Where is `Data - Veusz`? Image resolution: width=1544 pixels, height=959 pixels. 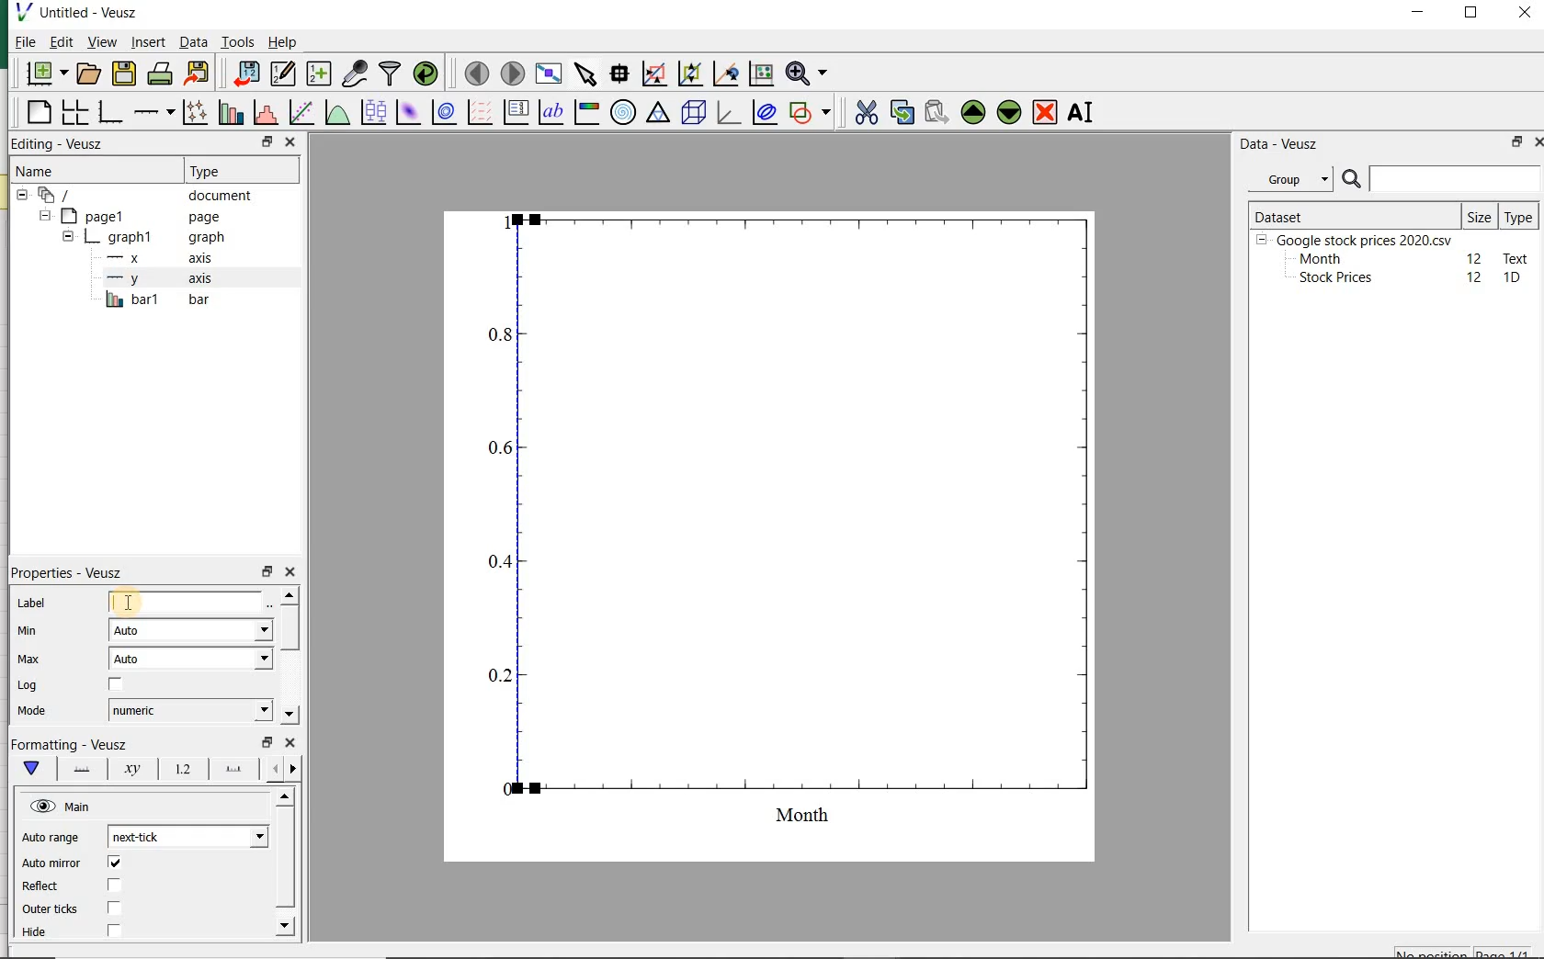 Data - Veusz is located at coordinates (1280, 143).